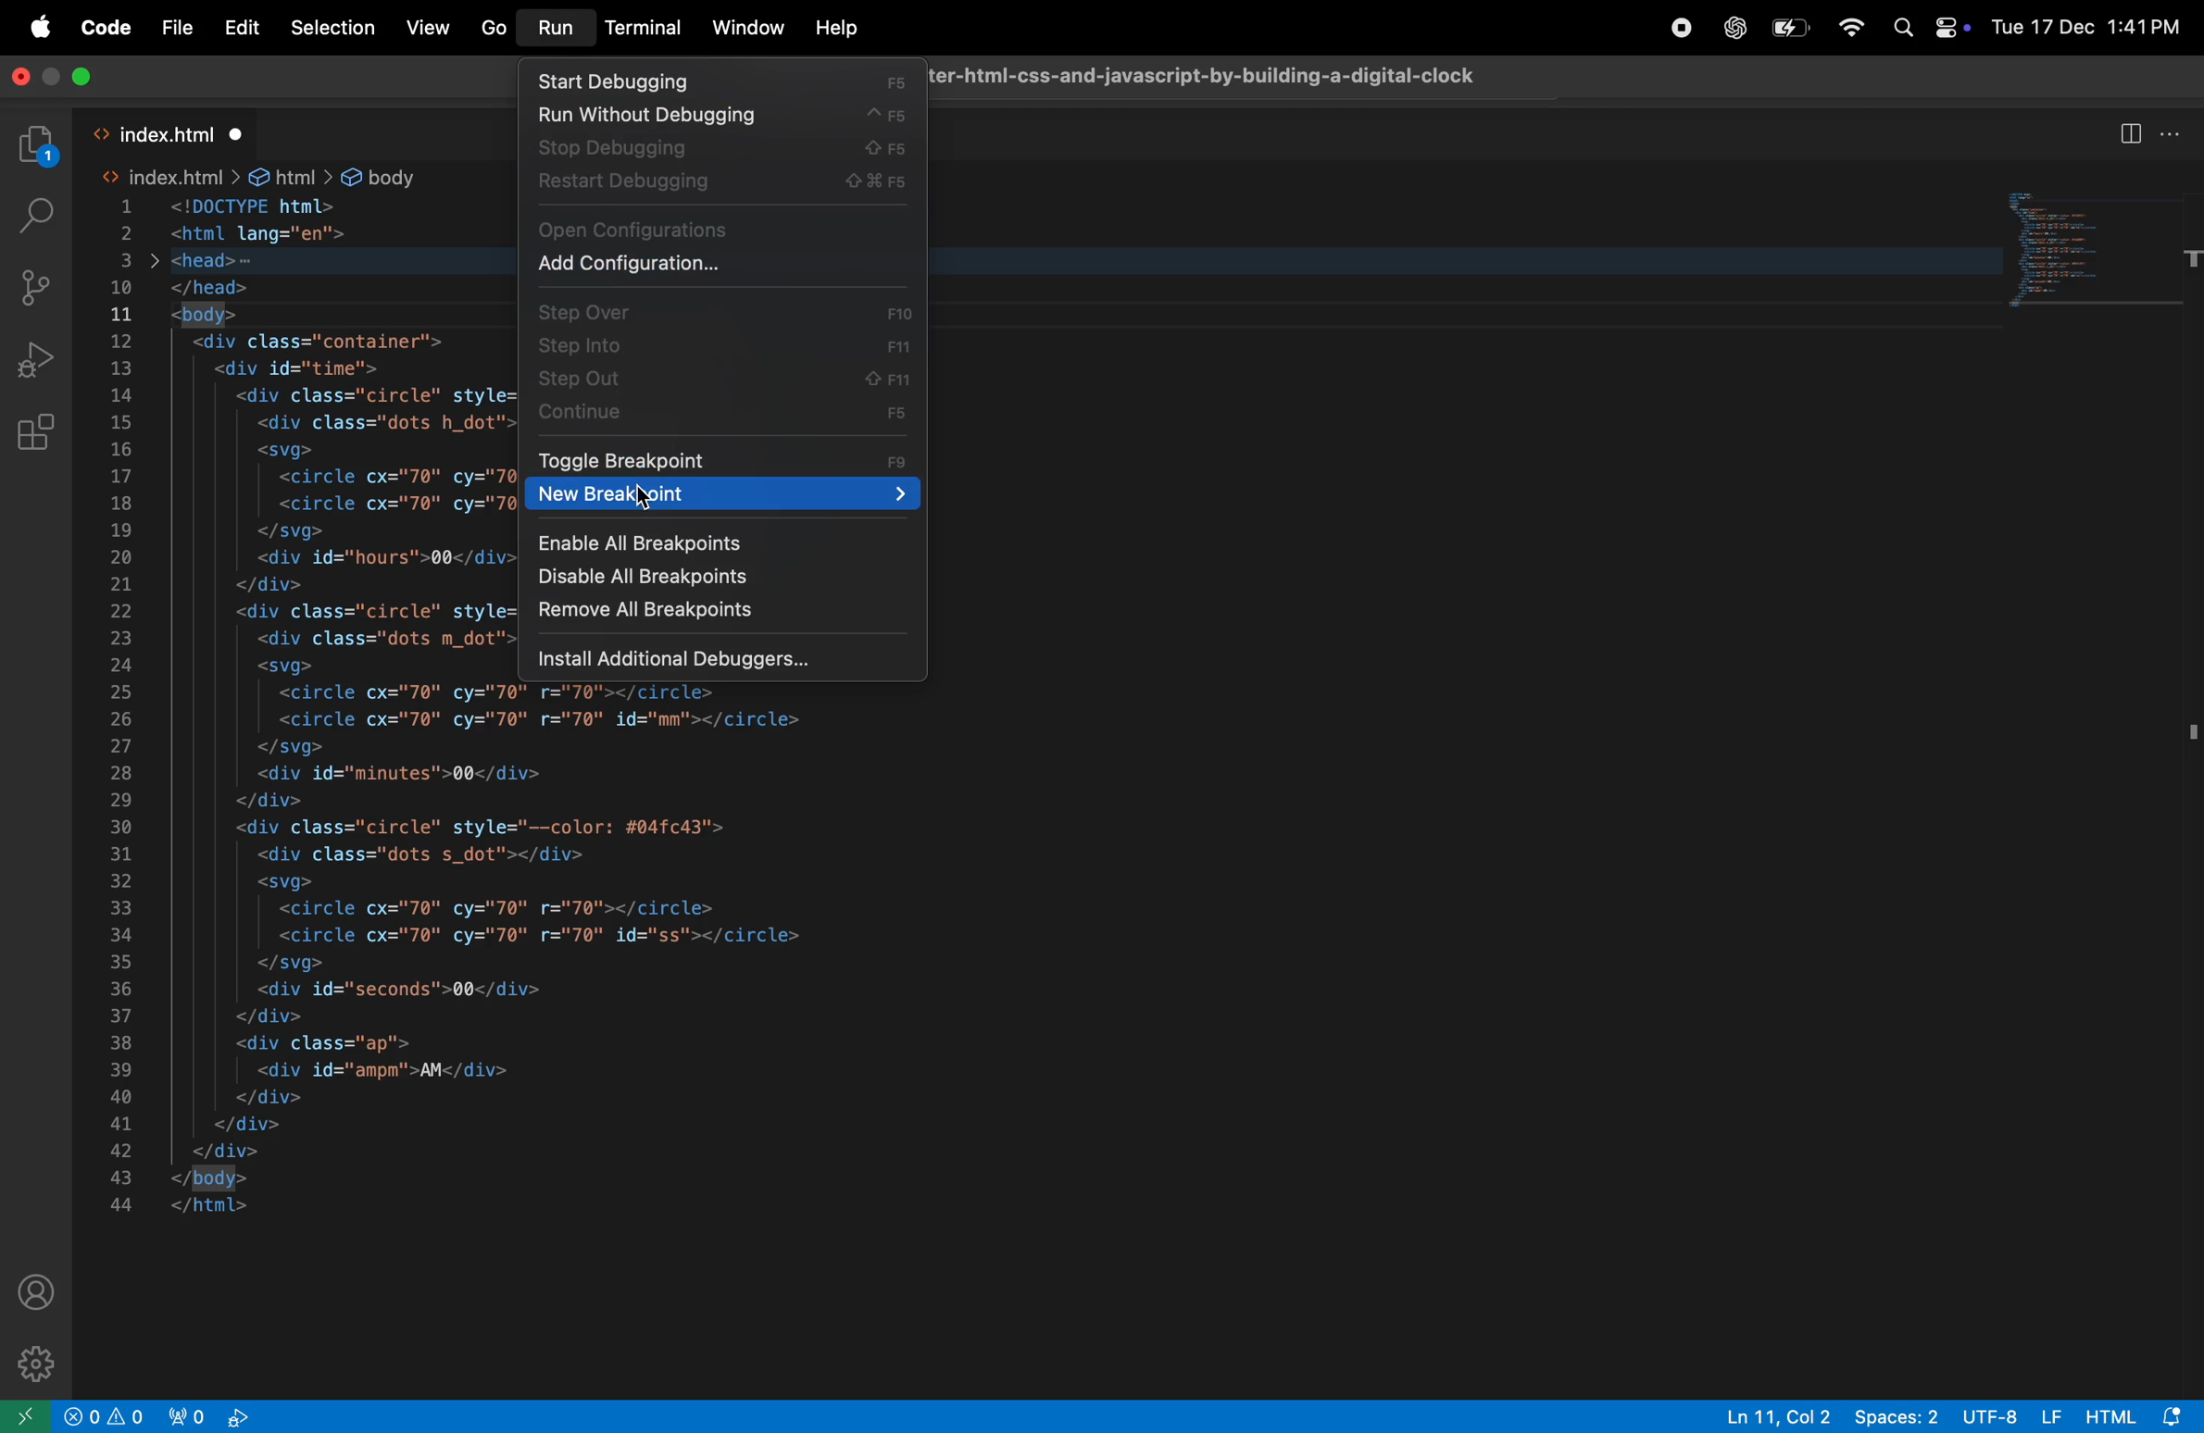 The image size is (2204, 1433). What do you see at coordinates (41, 285) in the screenshot?
I see `source control` at bounding box center [41, 285].